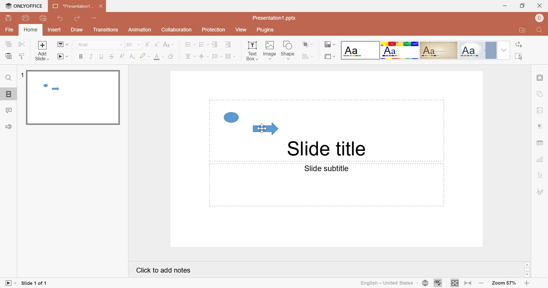 The image size is (548, 288). I want to click on Bullets, so click(190, 45).